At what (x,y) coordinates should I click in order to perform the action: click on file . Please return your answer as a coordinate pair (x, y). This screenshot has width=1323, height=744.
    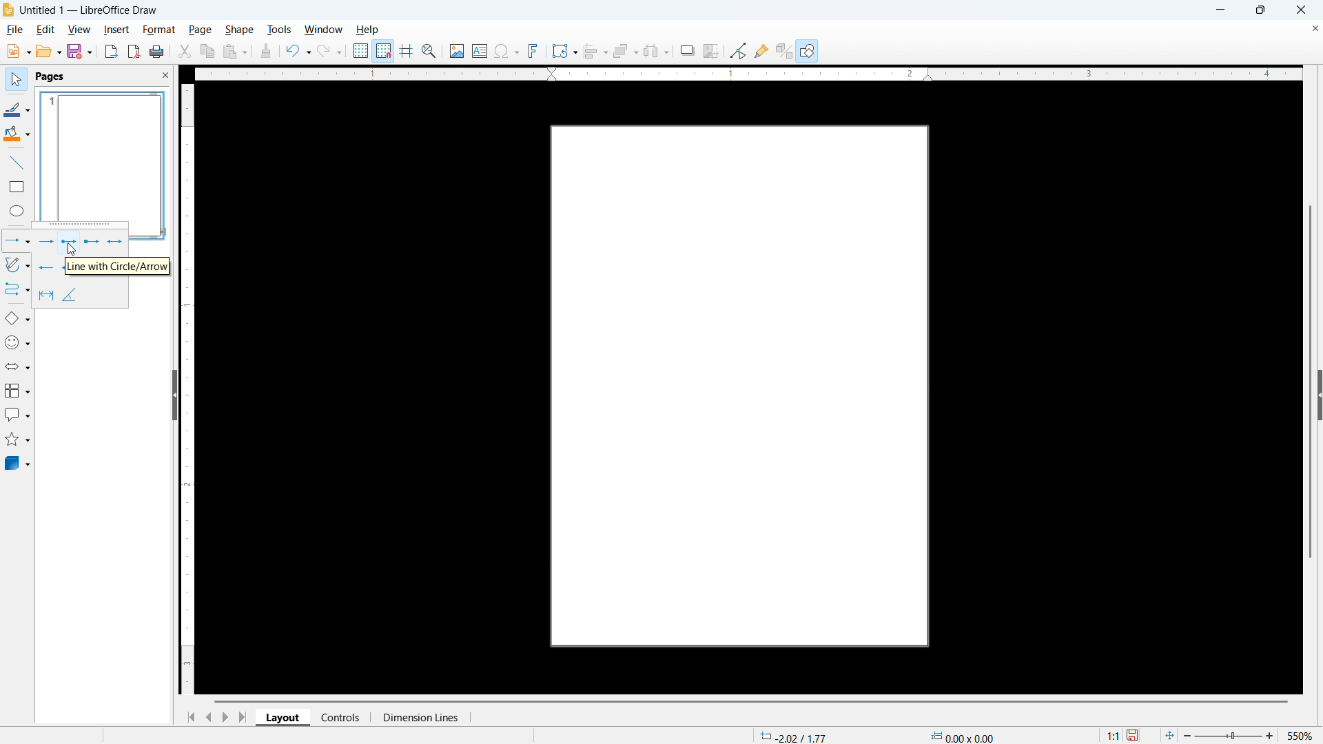
    Looking at the image, I should click on (14, 30).